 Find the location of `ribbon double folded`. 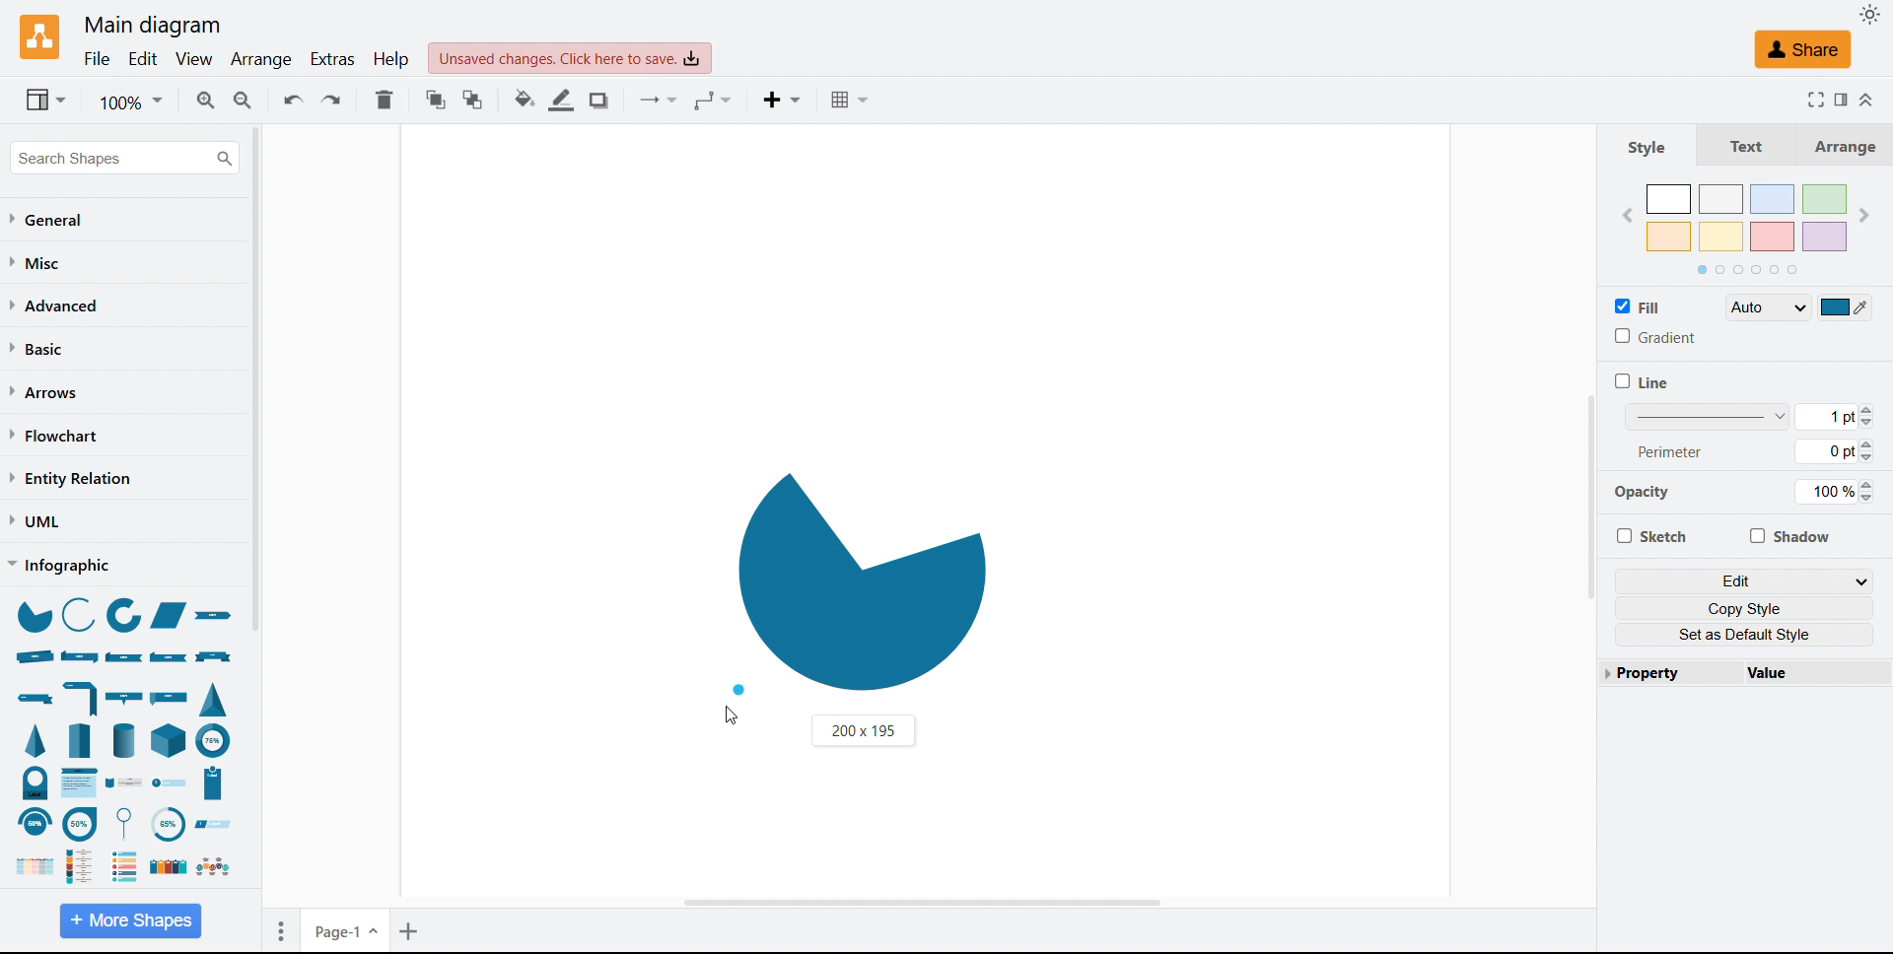

ribbon double folded is located at coordinates (78, 655).